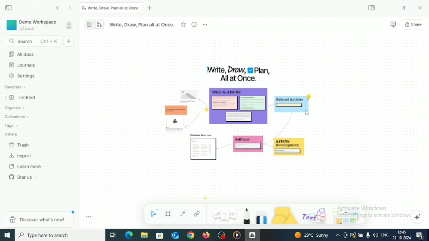  I want to click on Untitled, so click(22, 98).